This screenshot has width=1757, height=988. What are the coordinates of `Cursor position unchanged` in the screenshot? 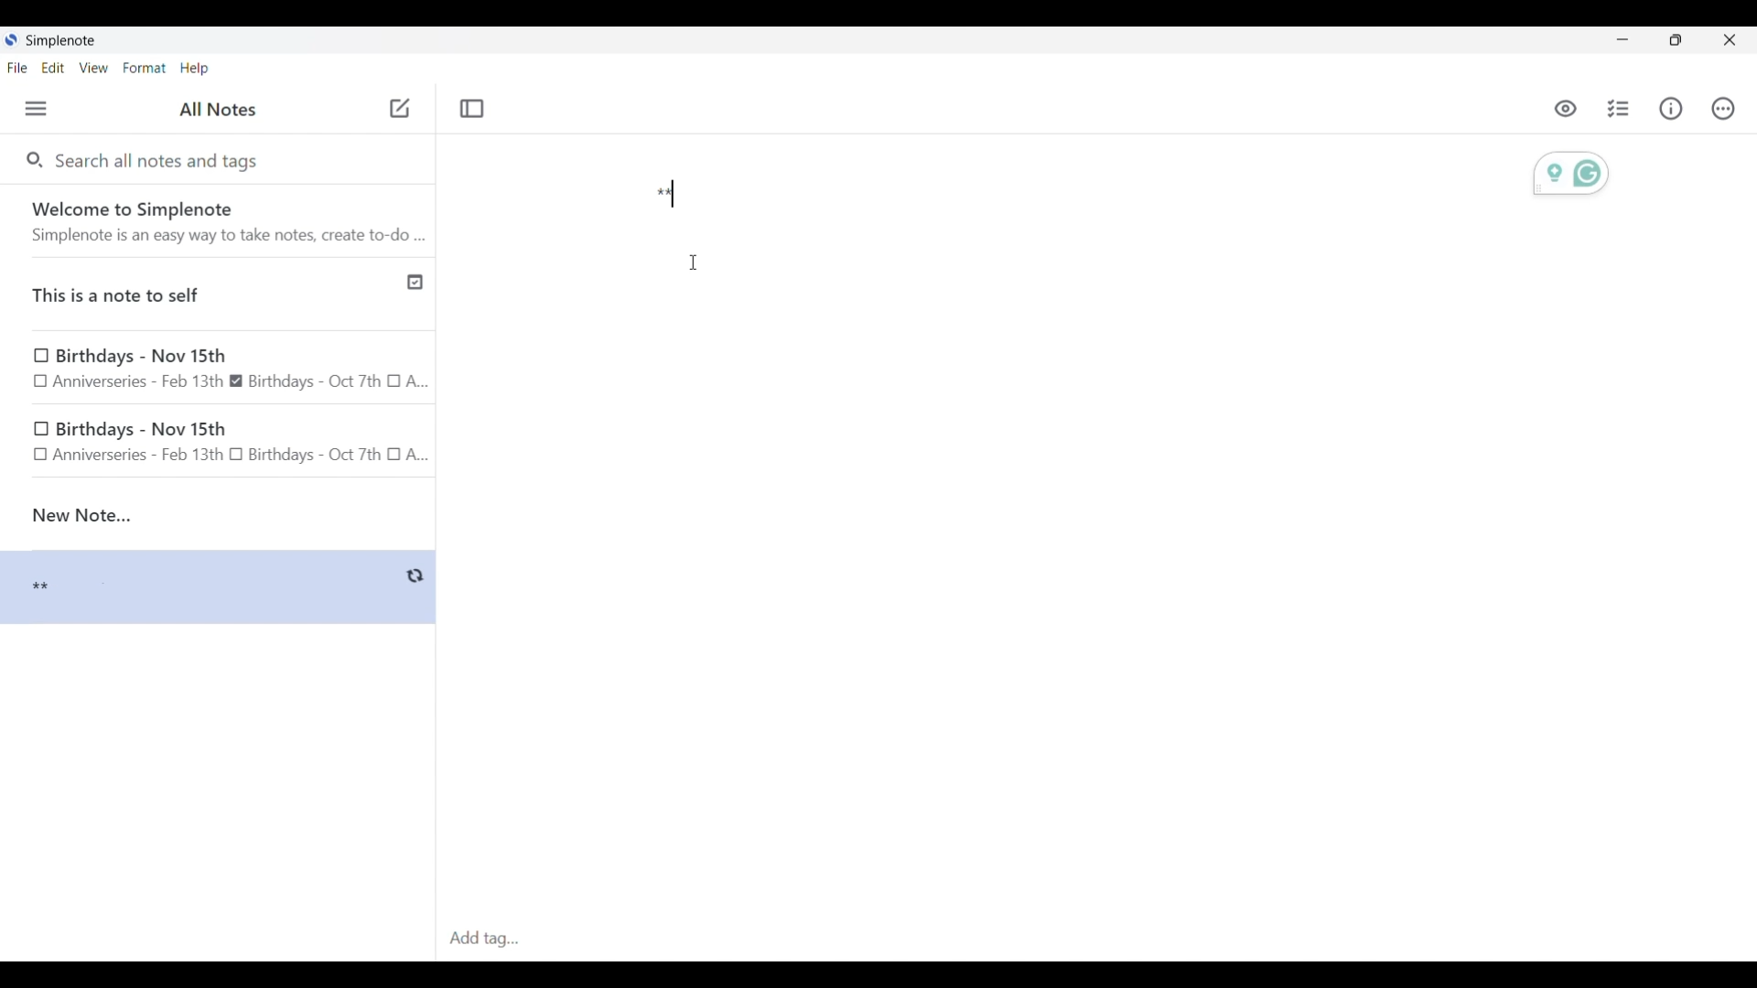 It's located at (694, 263).